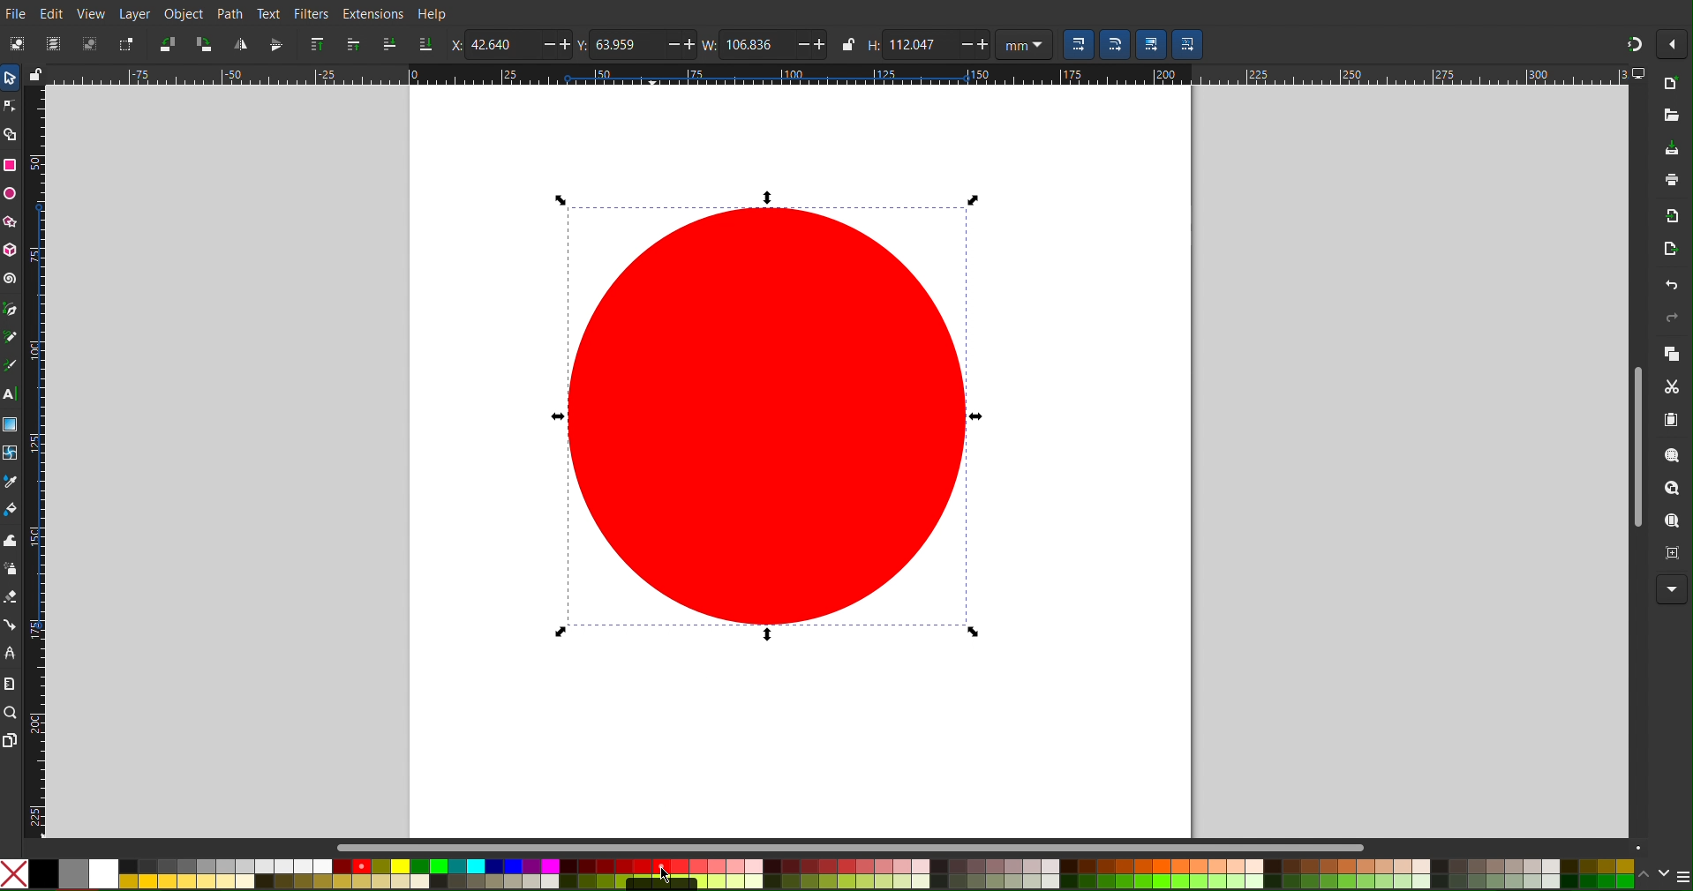 This screenshot has height=891, width=1693. I want to click on increase/decrease, so click(557, 44).